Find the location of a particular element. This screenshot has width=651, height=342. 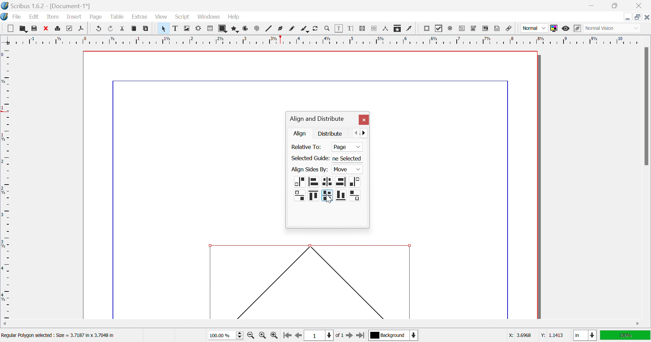

Arc is located at coordinates (245, 28).